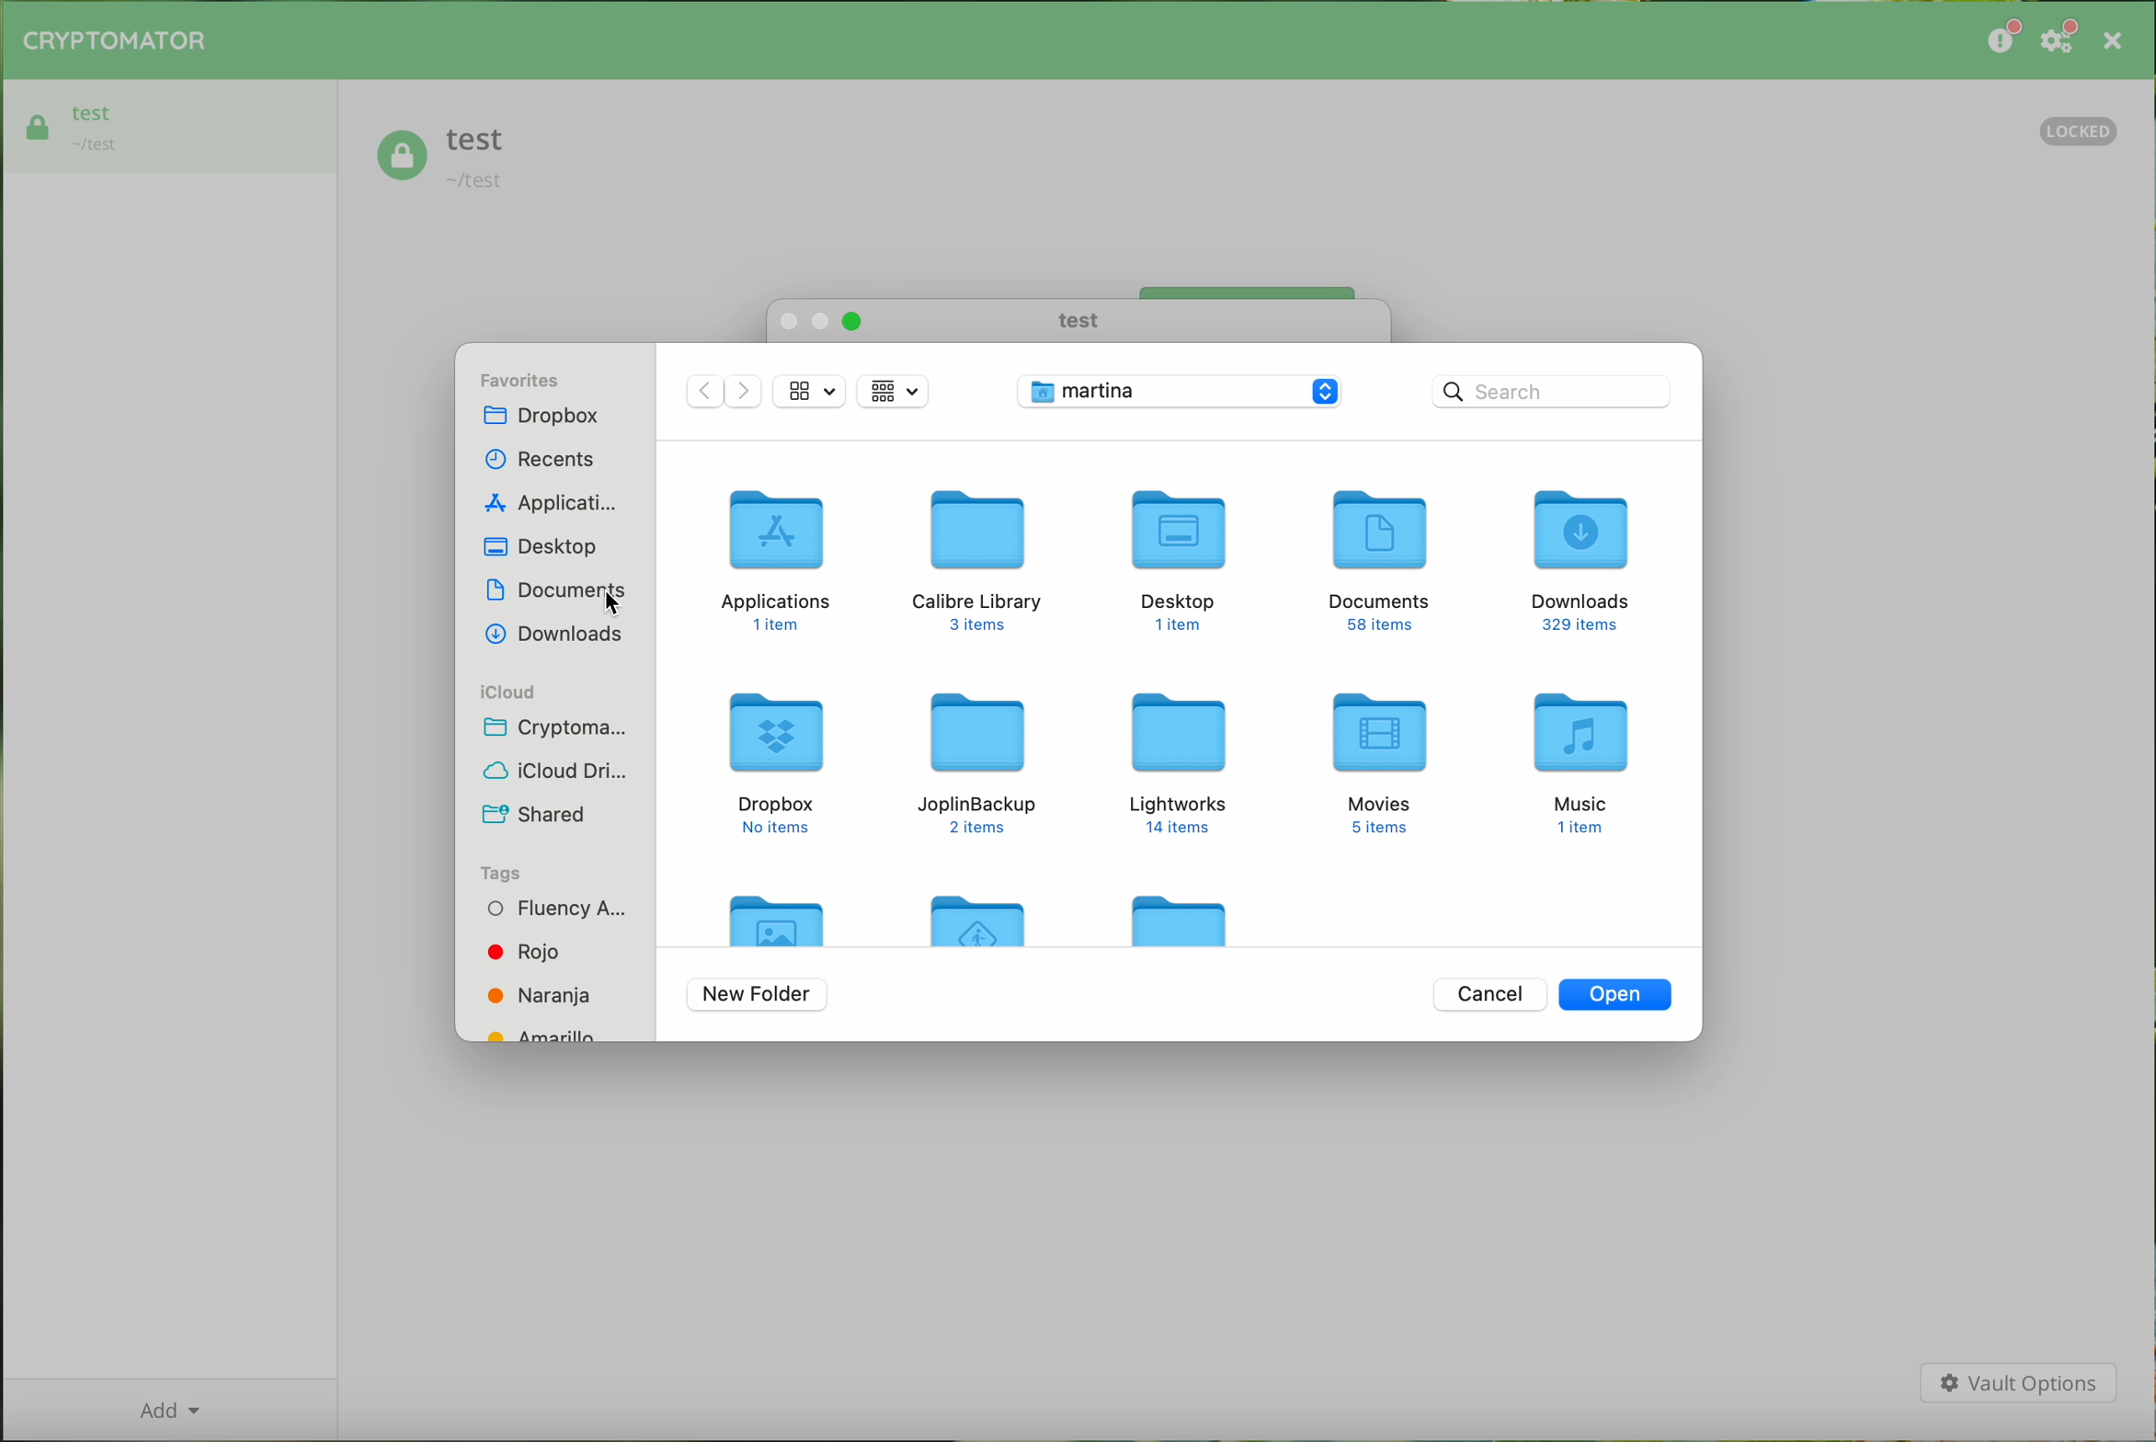 The height and width of the screenshot is (1442, 2156). I want to click on tags, so click(504, 873).